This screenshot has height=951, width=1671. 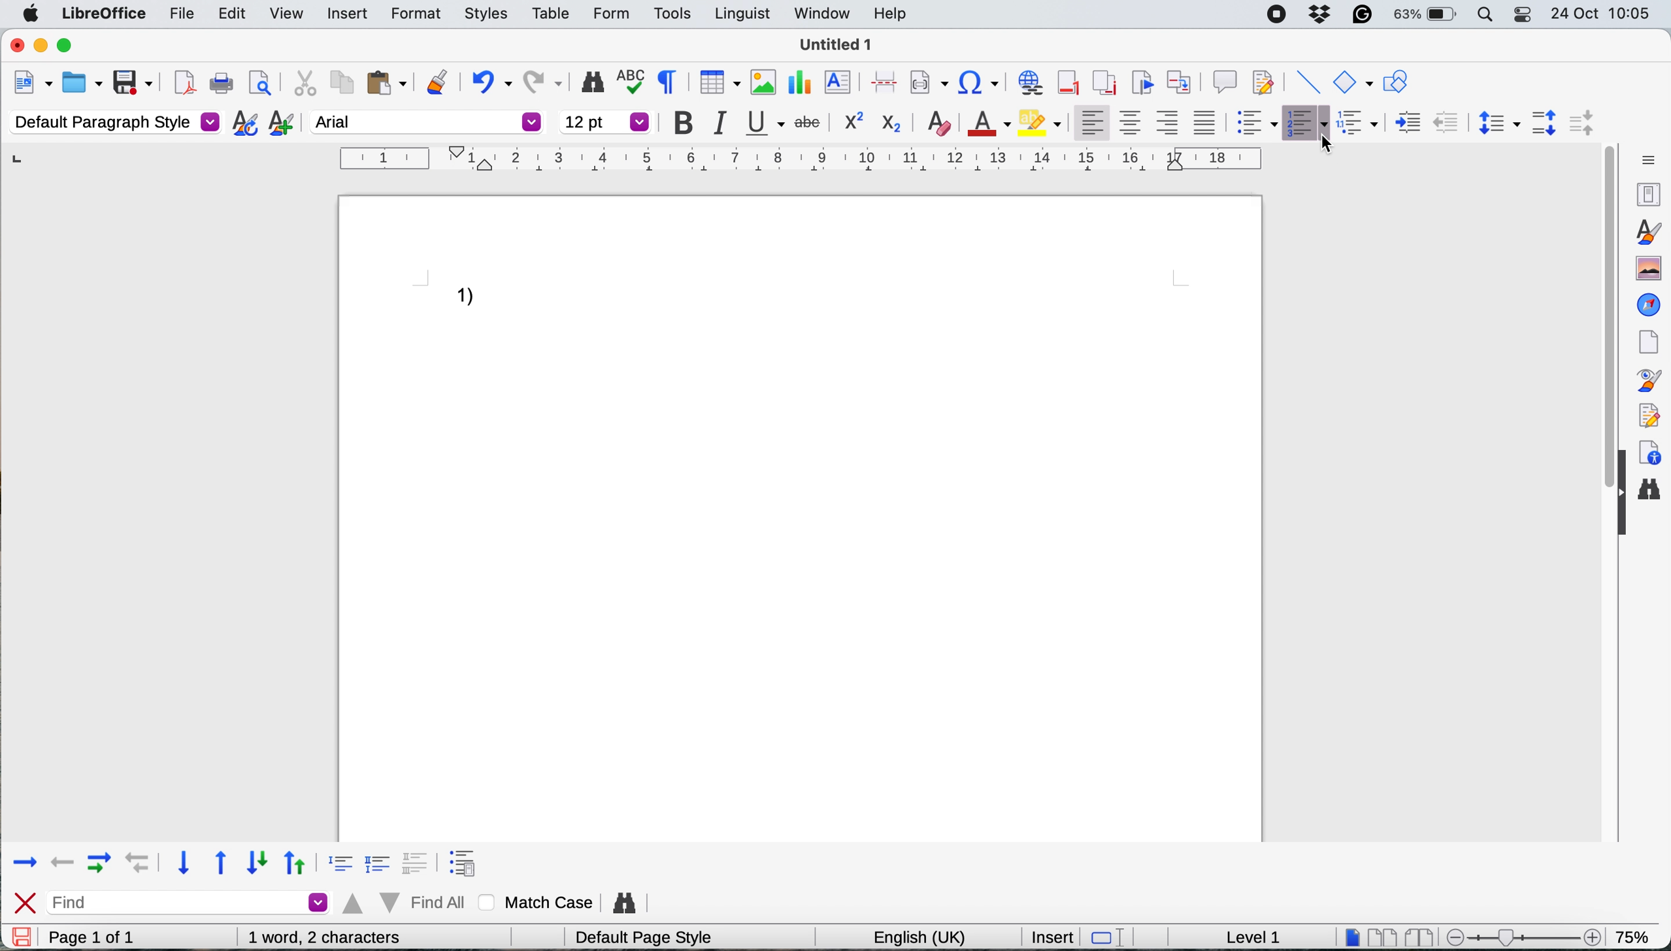 What do you see at coordinates (103, 14) in the screenshot?
I see `libre office` at bounding box center [103, 14].